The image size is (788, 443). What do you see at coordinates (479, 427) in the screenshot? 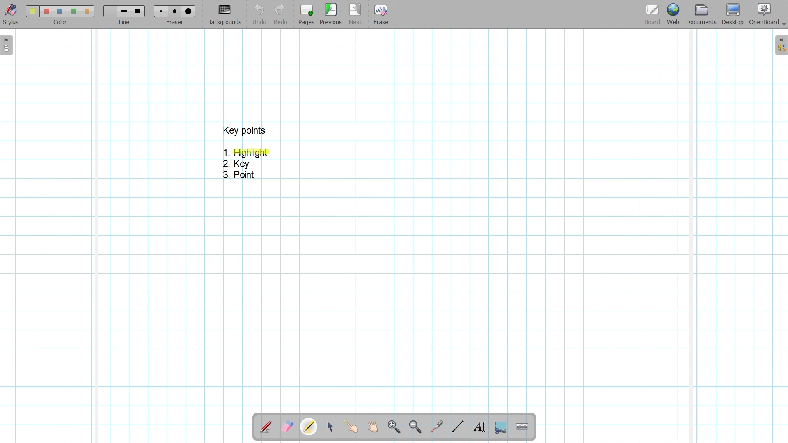
I see `Write text` at bounding box center [479, 427].